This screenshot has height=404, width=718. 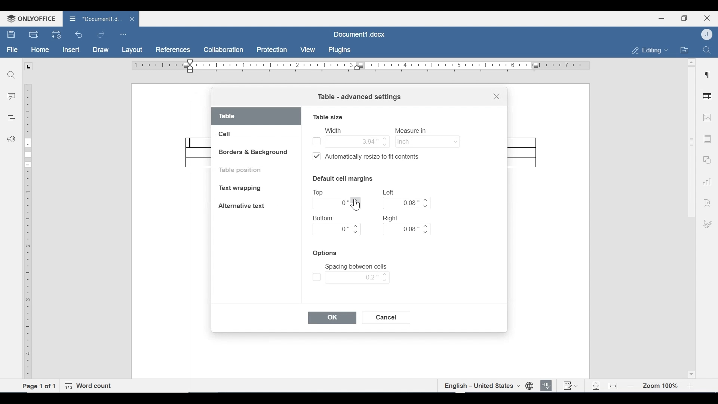 What do you see at coordinates (546, 386) in the screenshot?
I see `Spell checking` at bounding box center [546, 386].